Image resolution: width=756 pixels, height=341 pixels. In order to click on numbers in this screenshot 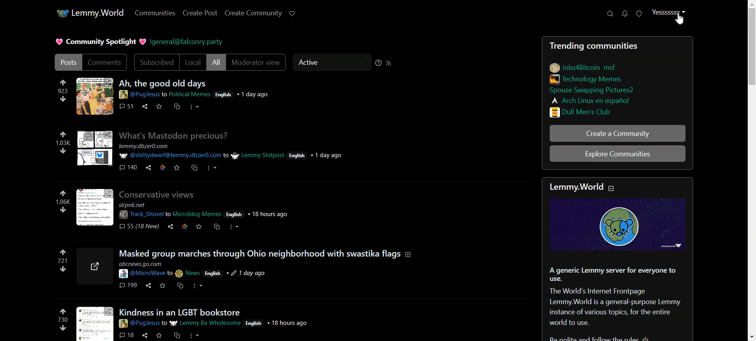, I will do `click(63, 202)`.